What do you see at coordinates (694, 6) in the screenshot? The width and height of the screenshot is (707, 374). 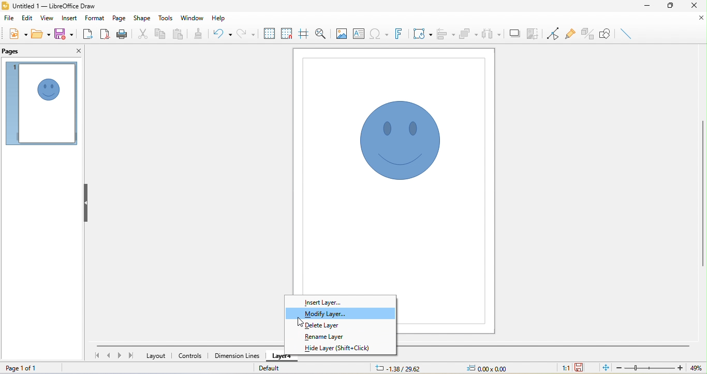 I see `close` at bounding box center [694, 6].